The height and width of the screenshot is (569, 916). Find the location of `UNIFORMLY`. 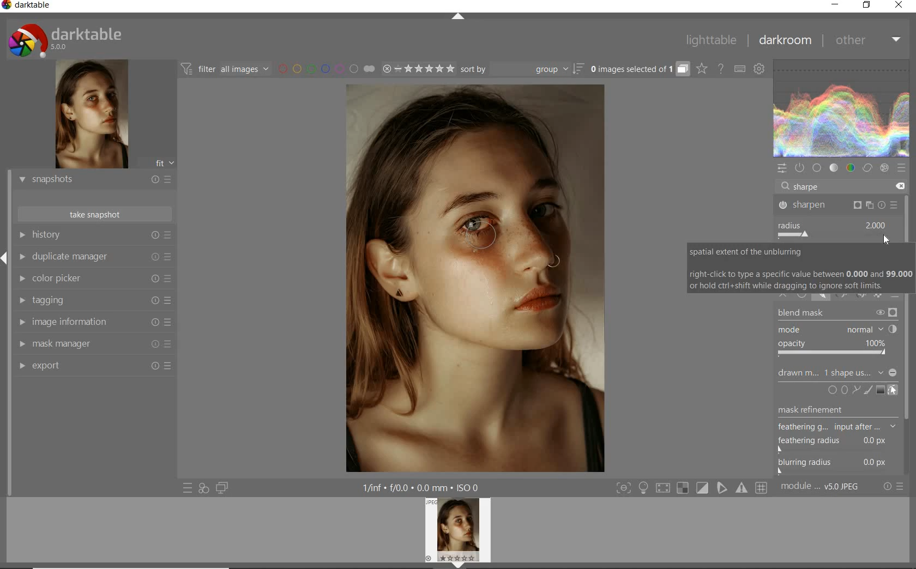

UNIFORMLY is located at coordinates (803, 296).